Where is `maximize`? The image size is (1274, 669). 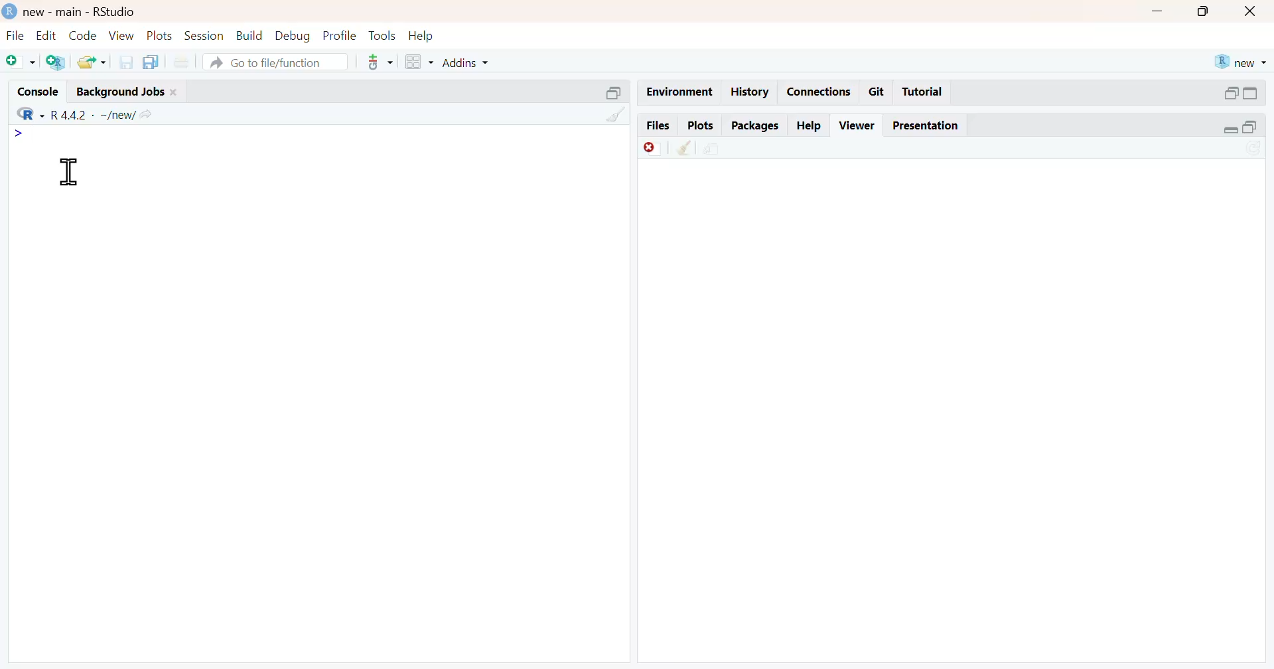
maximize is located at coordinates (1197, 12).